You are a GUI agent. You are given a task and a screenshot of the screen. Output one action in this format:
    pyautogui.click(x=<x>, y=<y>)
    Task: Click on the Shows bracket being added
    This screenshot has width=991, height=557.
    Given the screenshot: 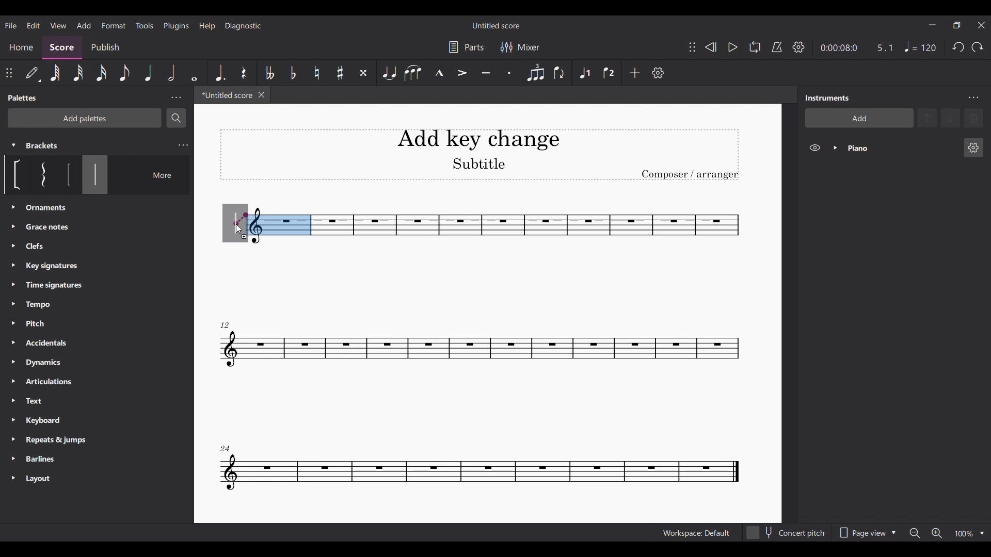 What is the action you would take?
    pyautogui.click(x=235, y=219)
    